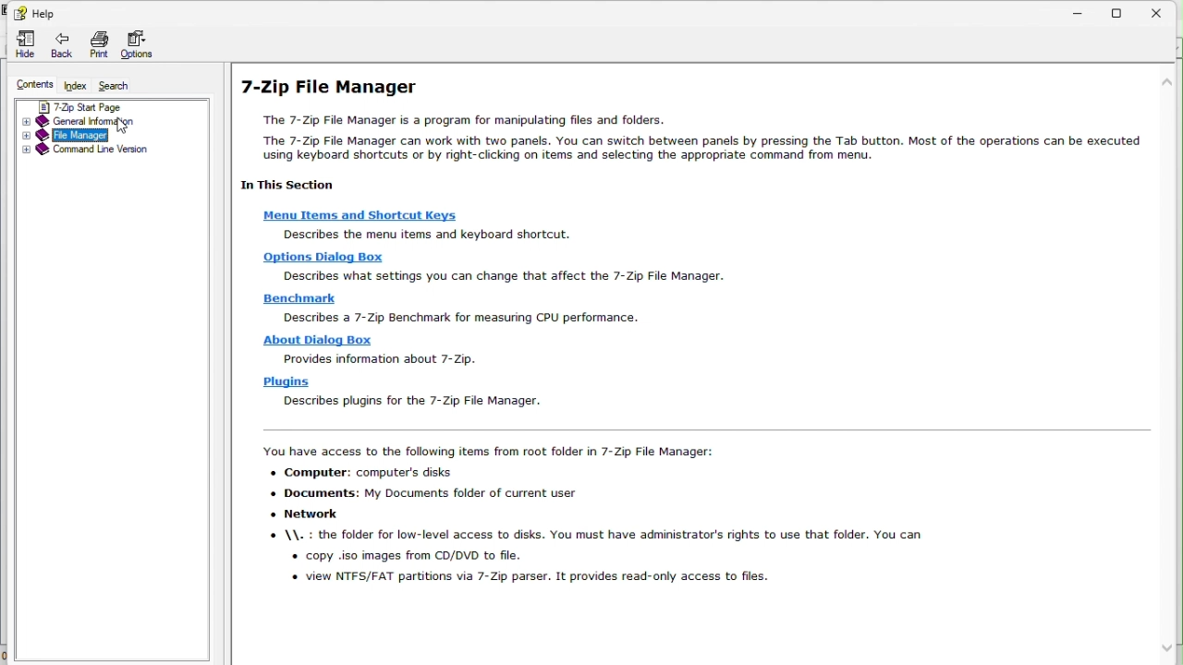 The height and width of the screenshot is (665, 1183). I want to click on Back, so click(58, 43).